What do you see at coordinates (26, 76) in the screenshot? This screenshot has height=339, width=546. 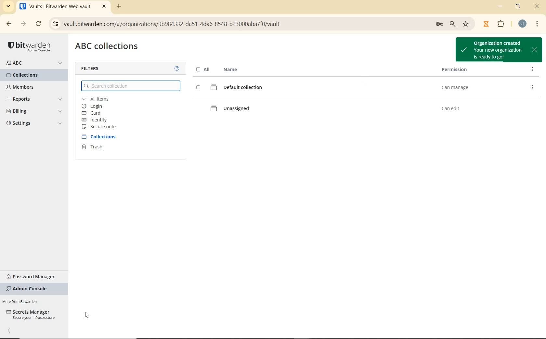 I see `send` at bounding box center [26, 76].